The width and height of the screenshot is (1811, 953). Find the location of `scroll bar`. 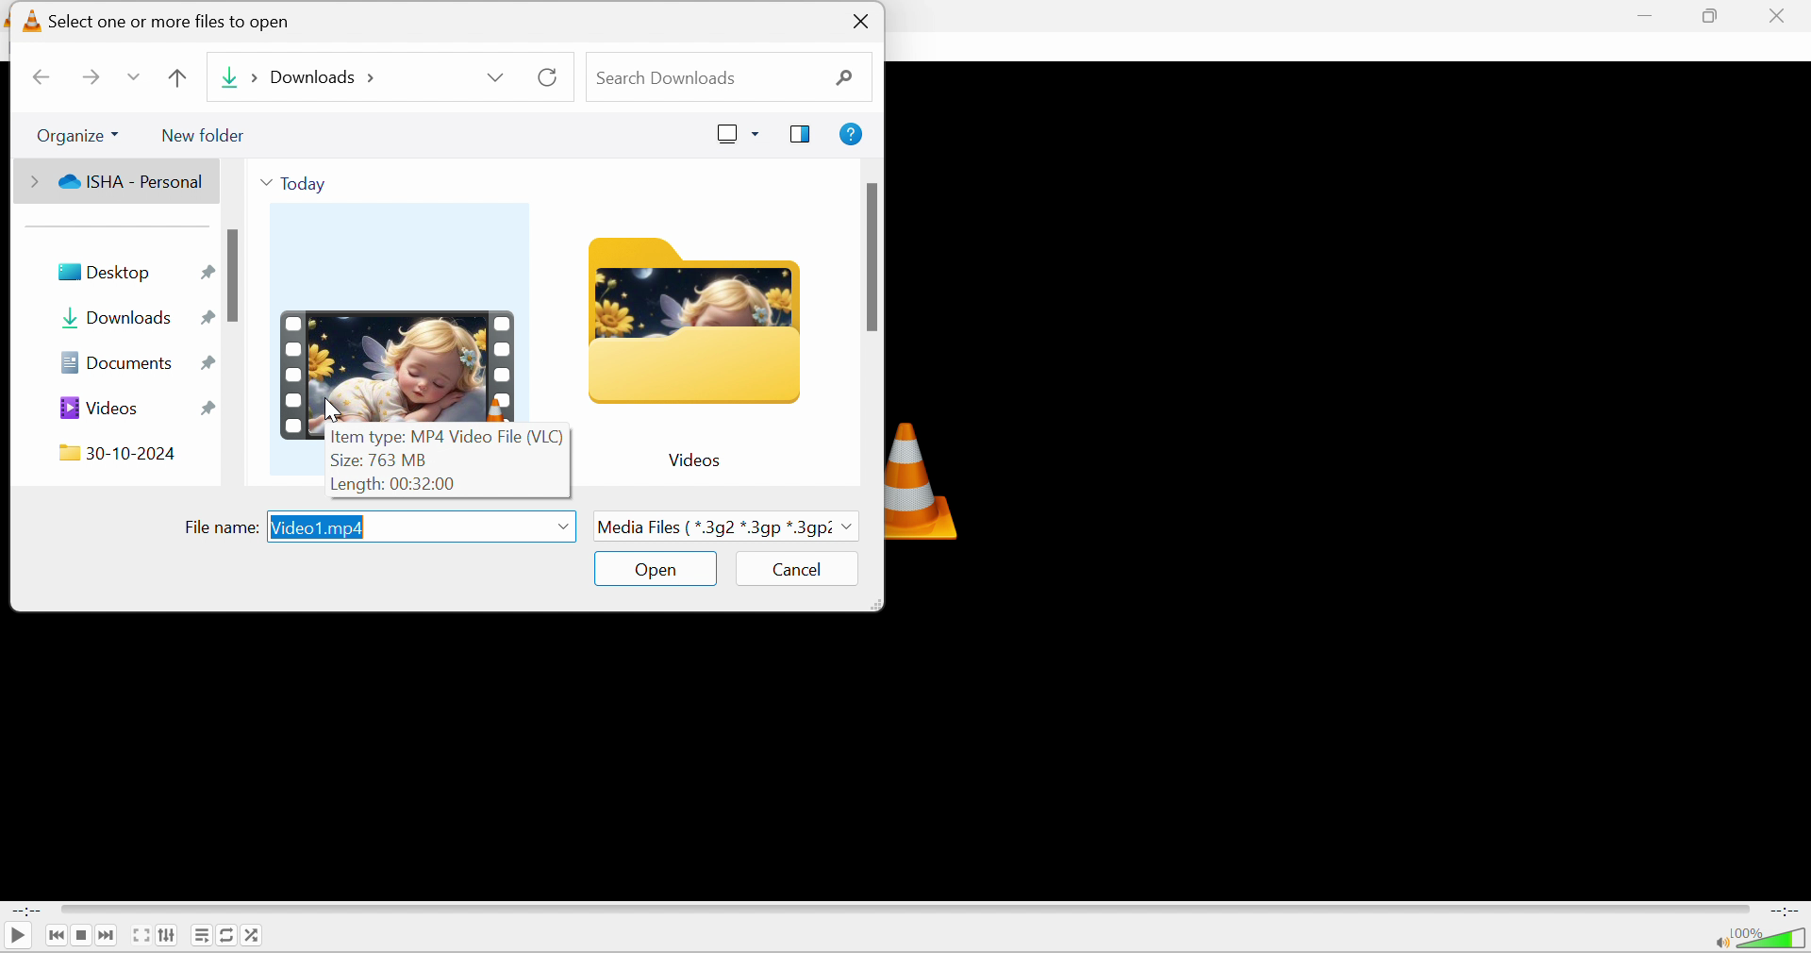

scroll bar is located at coordinates (872, 256).